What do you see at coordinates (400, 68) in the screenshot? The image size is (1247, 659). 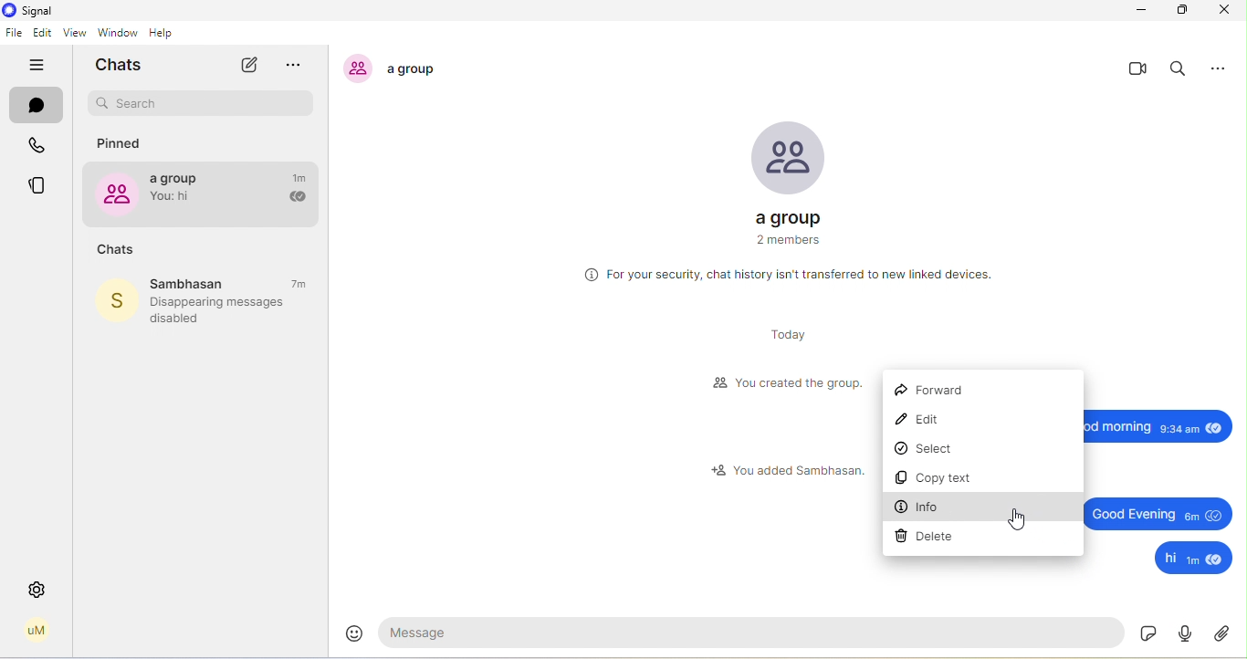 I see `a group` at bounding box center [400, 68].